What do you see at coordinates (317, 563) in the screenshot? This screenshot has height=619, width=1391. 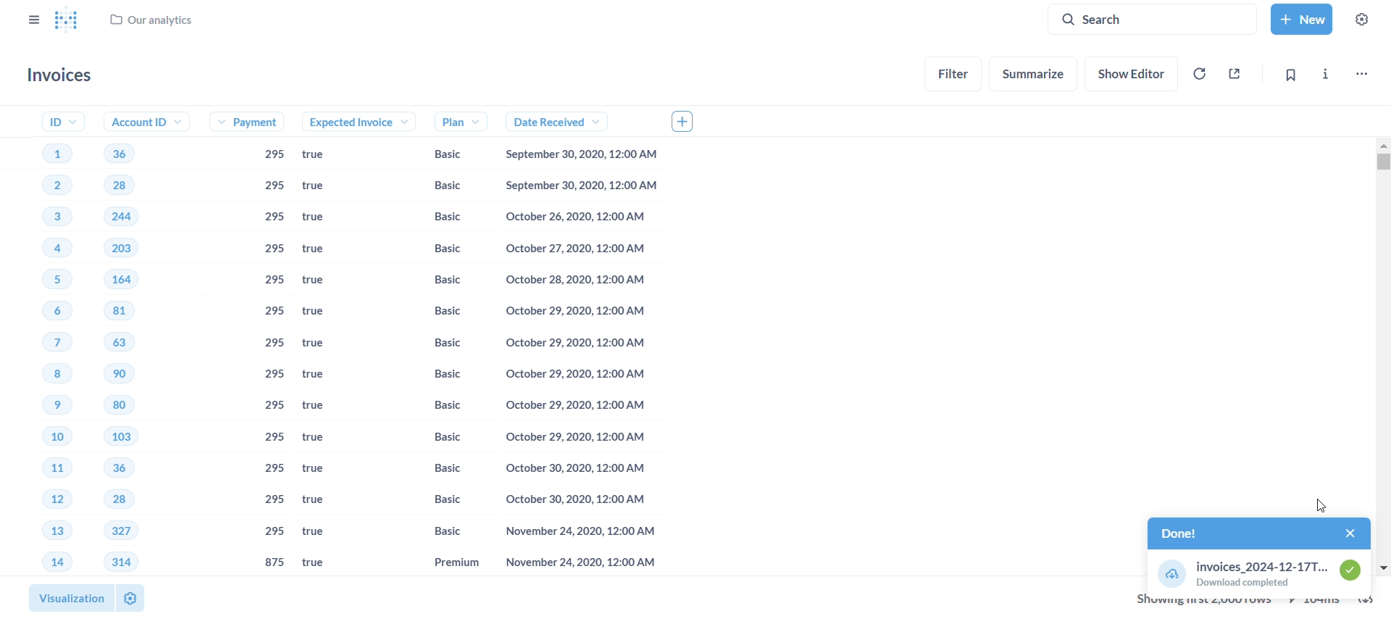 I see `true` at bounding box center [317, 563].